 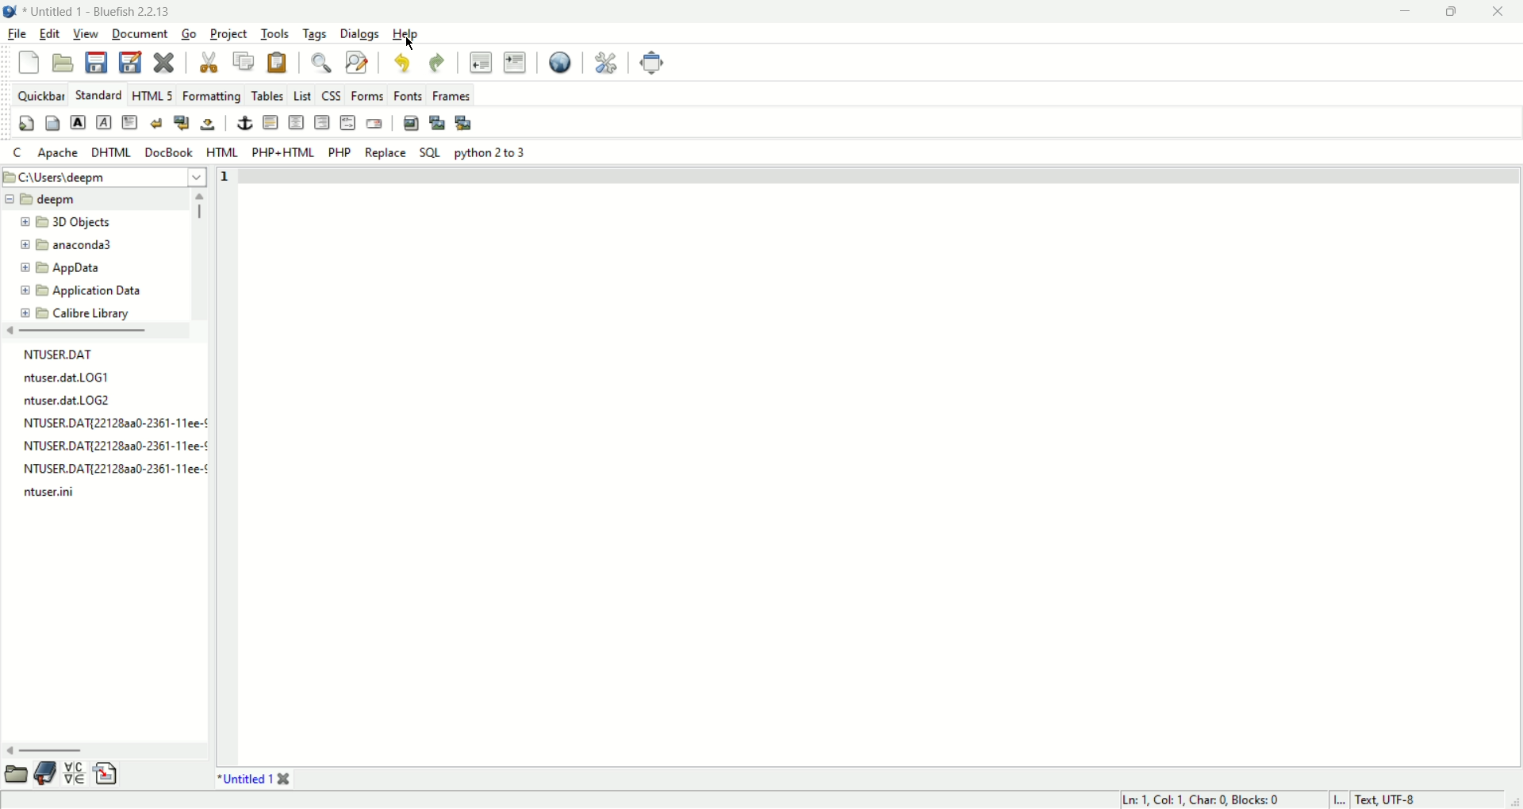 I want to click on file name, so click(x=71, y=401).